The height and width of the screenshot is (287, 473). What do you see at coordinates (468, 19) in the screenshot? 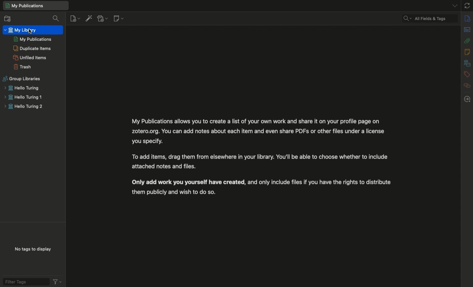
I see `Info` at bounding box center [468, 19].